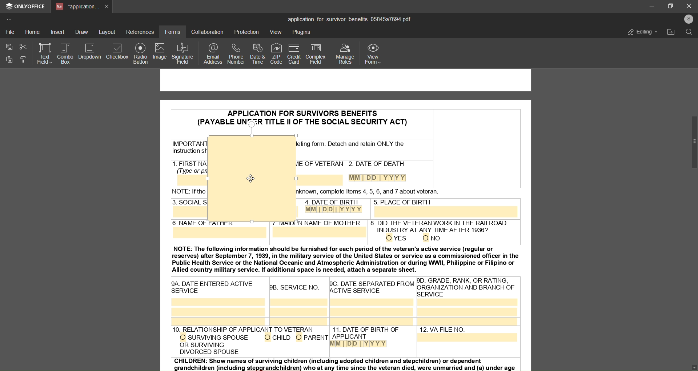 The image size is (698, 371). Describe the element at coordinates (374, 53) in the screenshot. I see `view form` at that location.